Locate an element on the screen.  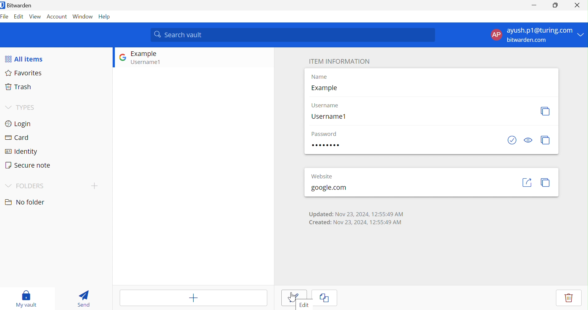
My vault is located at coordinates (27, 298).